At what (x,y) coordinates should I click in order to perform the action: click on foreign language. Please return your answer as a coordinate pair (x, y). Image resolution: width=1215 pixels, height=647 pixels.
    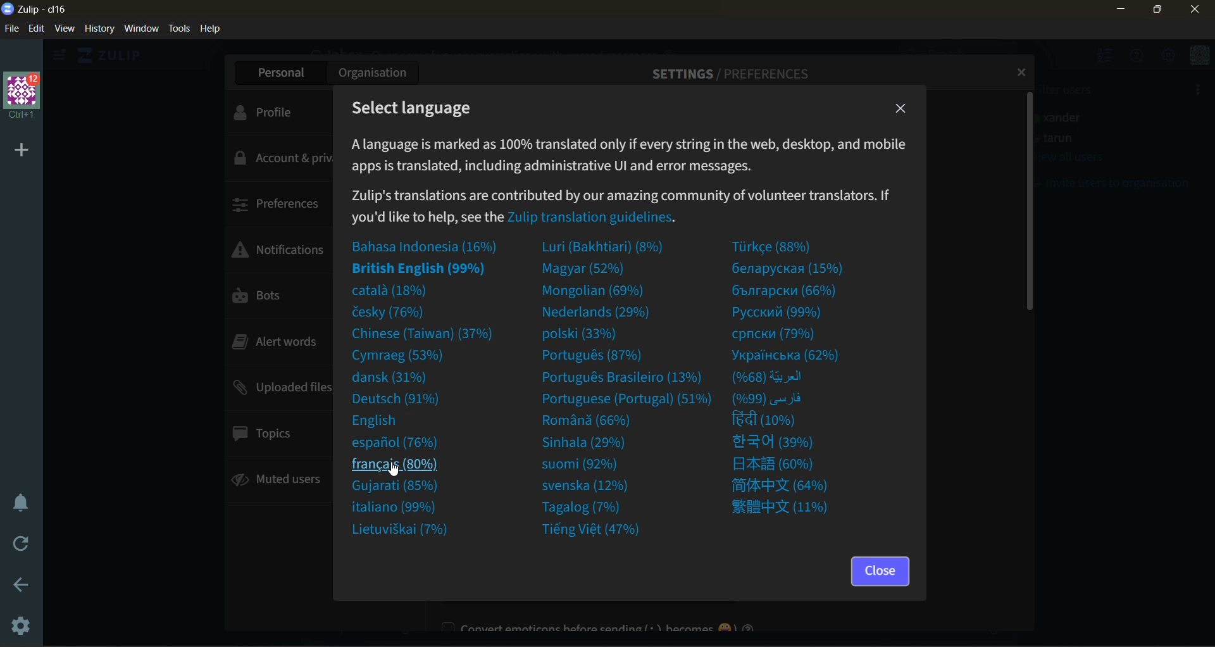
    Looking at the image, I should click on (776, 398).